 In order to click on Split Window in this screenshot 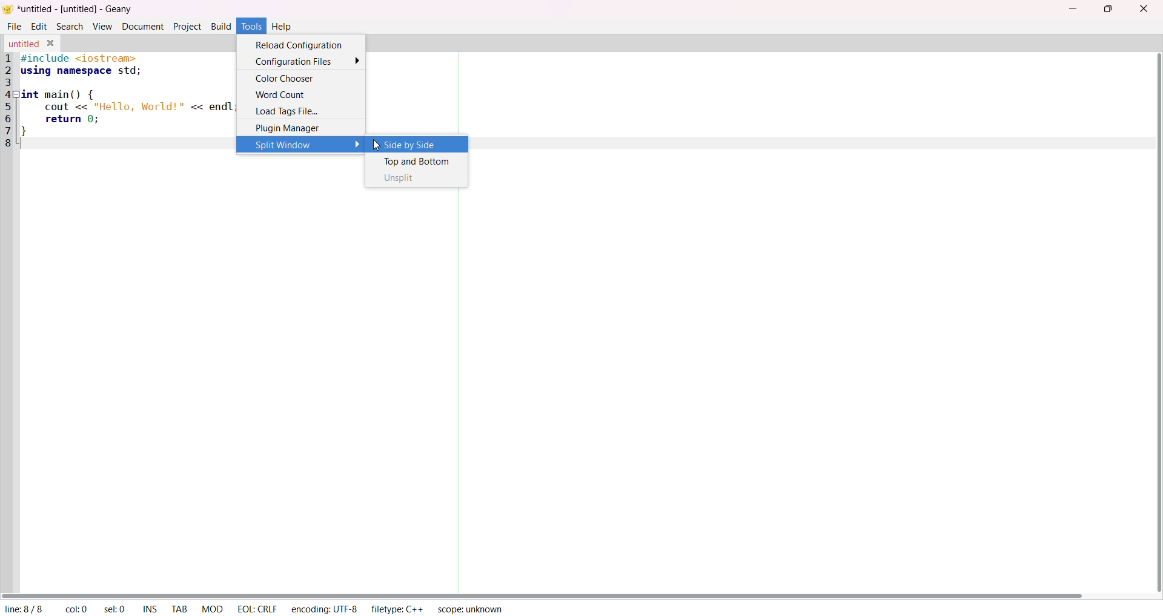, I will do `click(302, 145)`.